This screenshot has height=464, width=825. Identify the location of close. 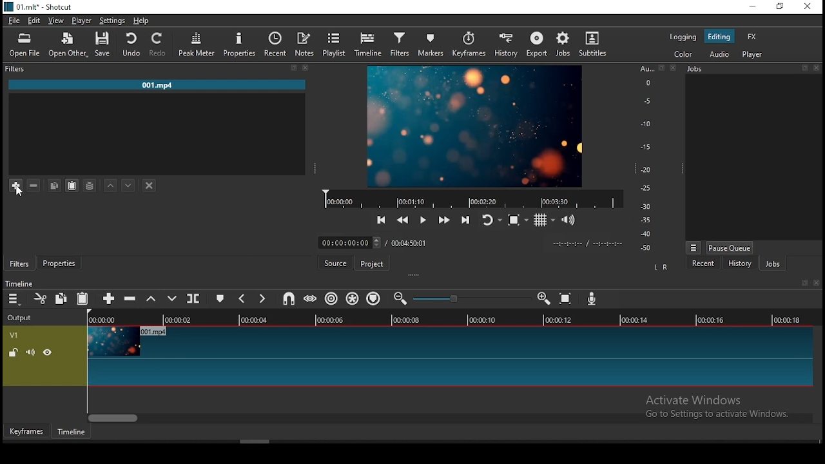
(819, 68).